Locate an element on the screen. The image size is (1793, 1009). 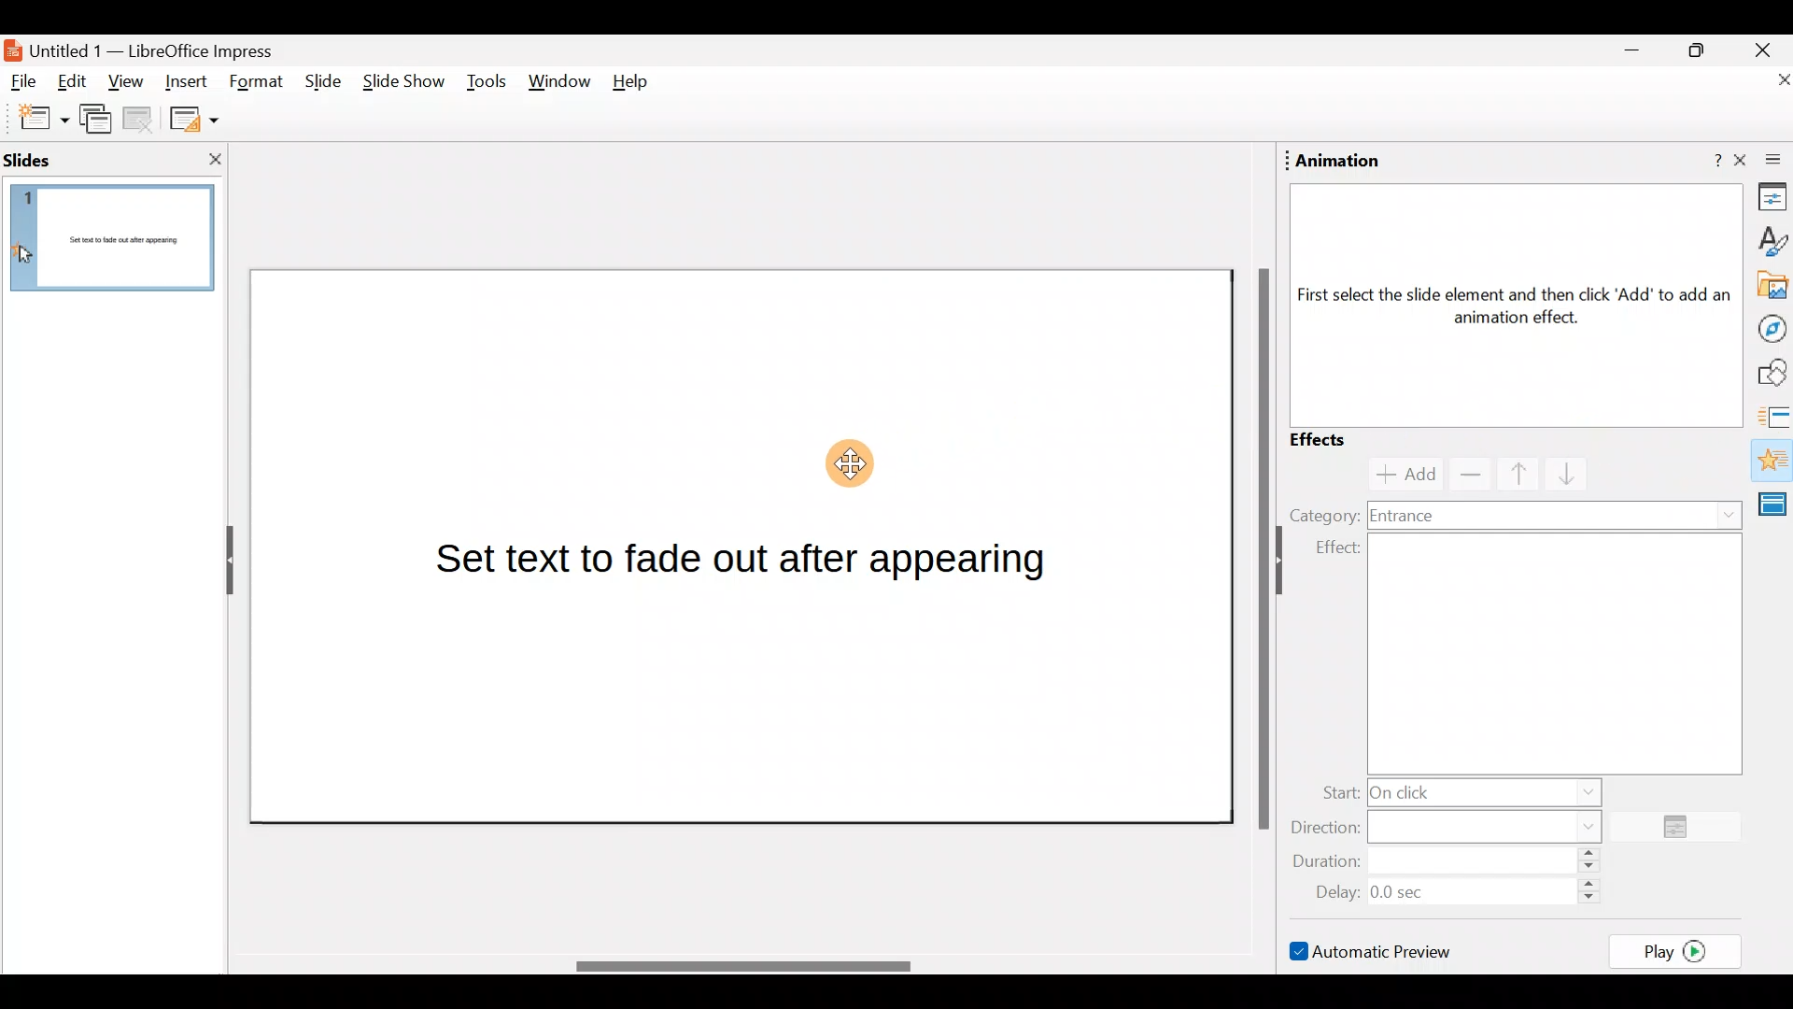
Move up is located at coordinates (1507, 473).